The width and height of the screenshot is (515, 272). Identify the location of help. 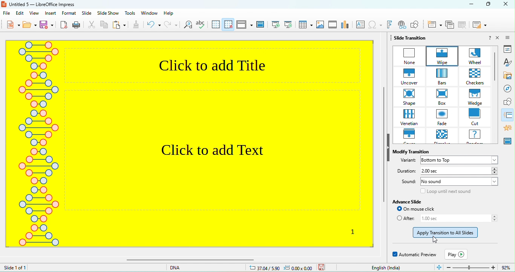
(174, 14).